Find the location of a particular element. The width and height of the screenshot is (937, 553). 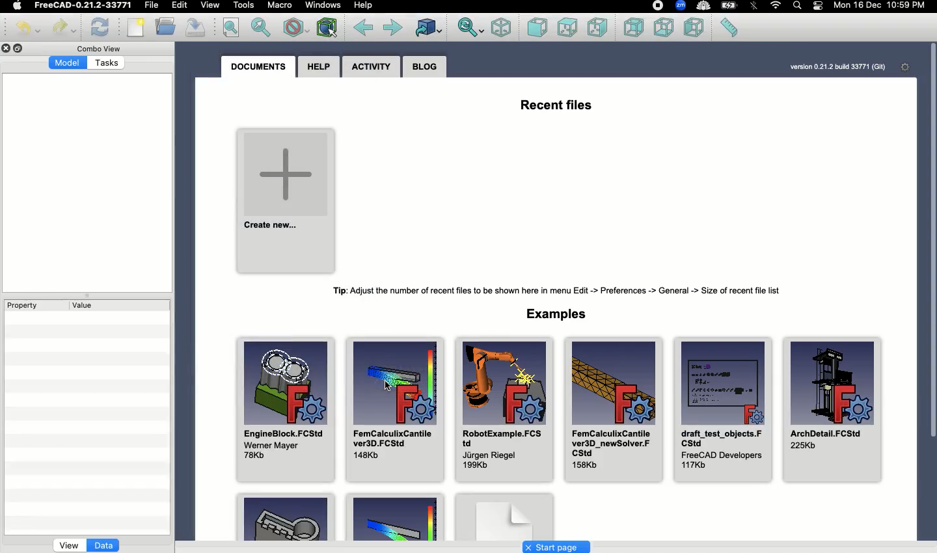

Draw style is located at coordinates (293, 29).